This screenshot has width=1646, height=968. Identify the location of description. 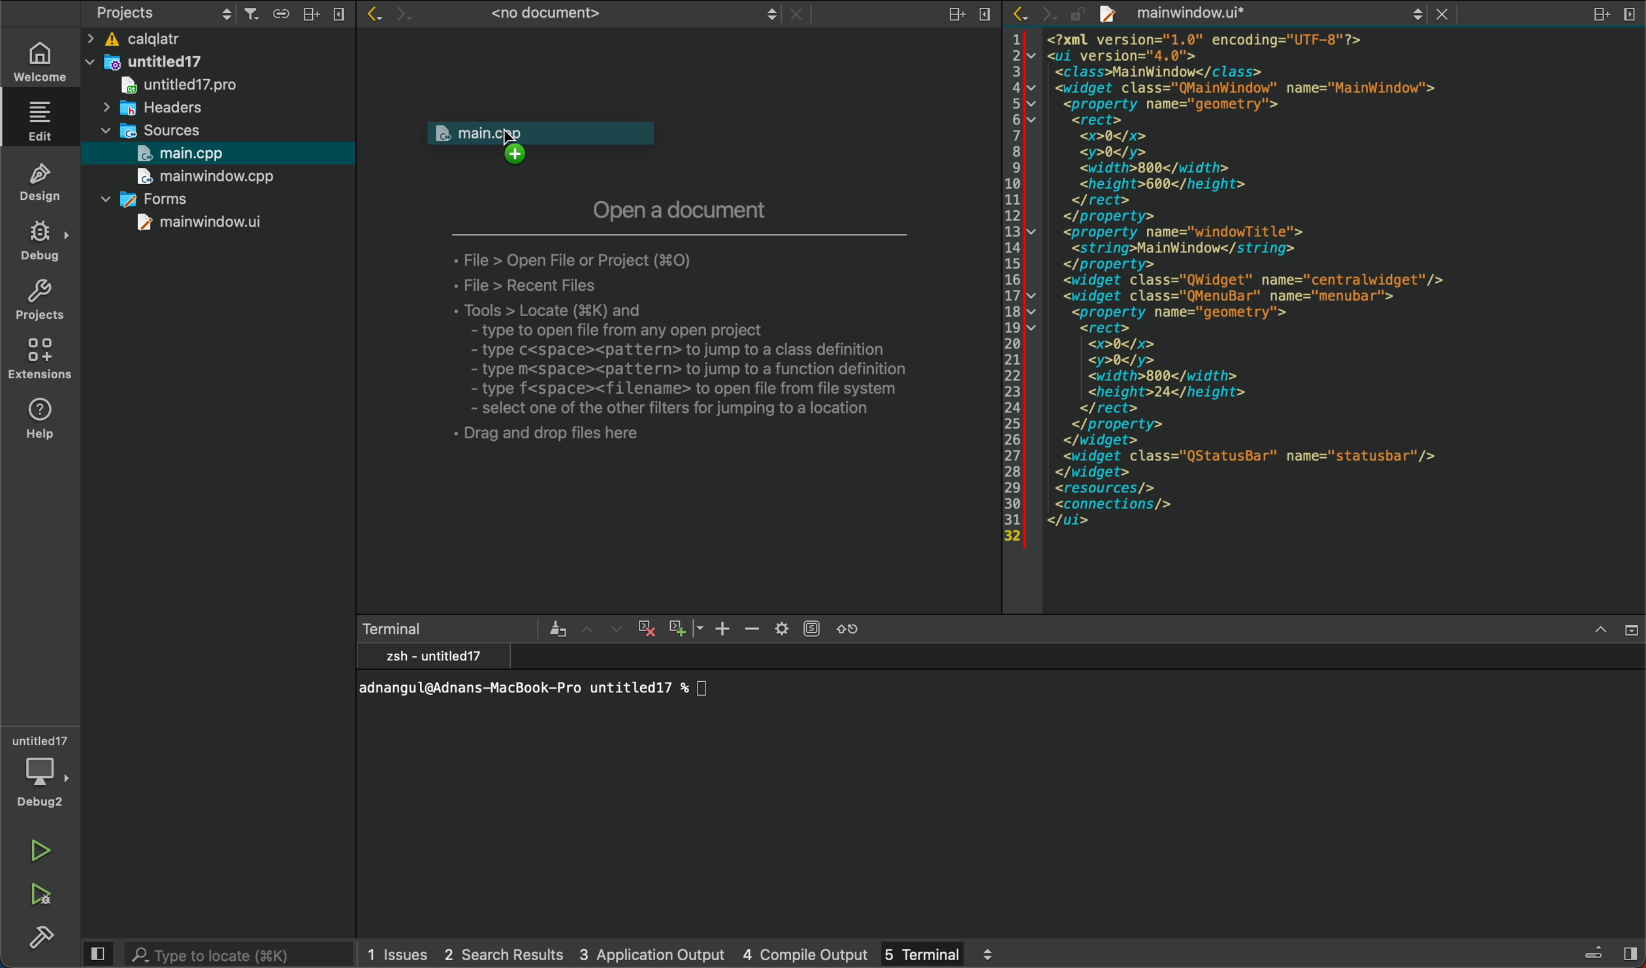
(698, 341).